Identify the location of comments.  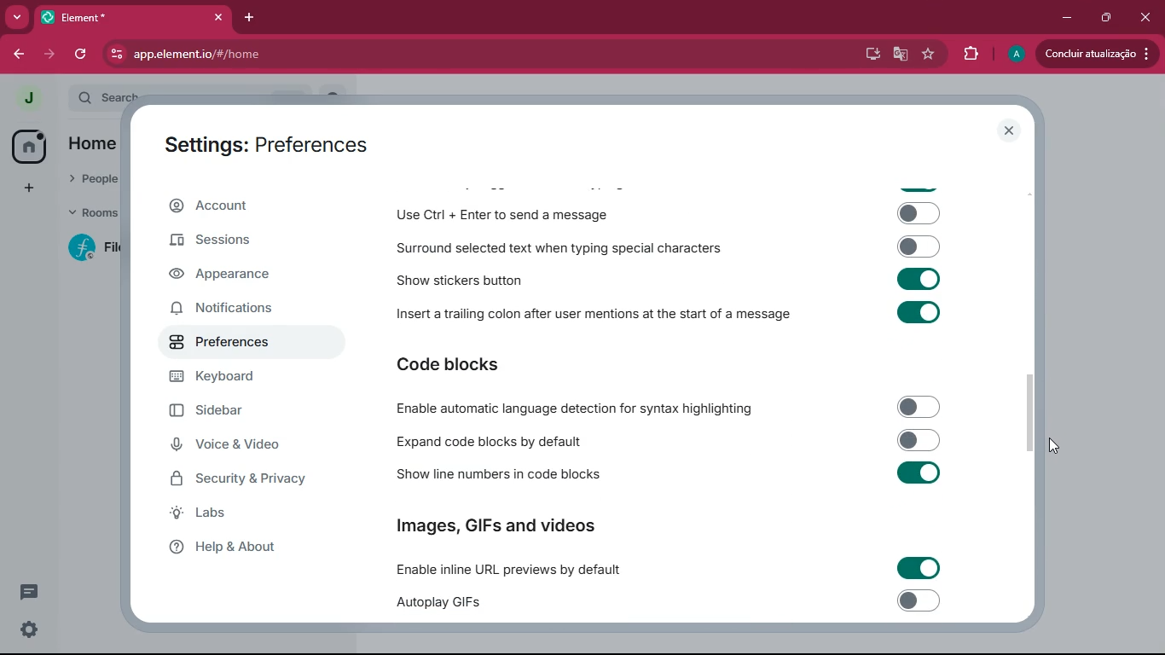
(29, 591).